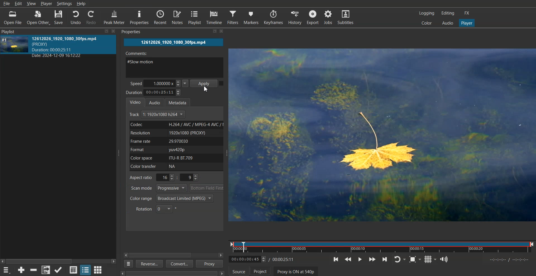 This screenshot has width=536, height=276. What do you see at coordinates (15, 31) in the screenshot?
I see `playlist` at bounding box center [15, 31].